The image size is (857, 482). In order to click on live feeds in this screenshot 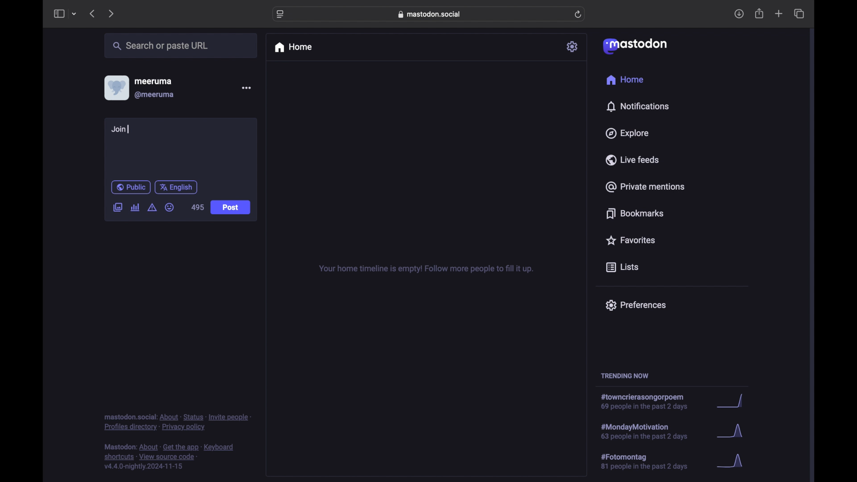, I will do `click(633, 160)`.